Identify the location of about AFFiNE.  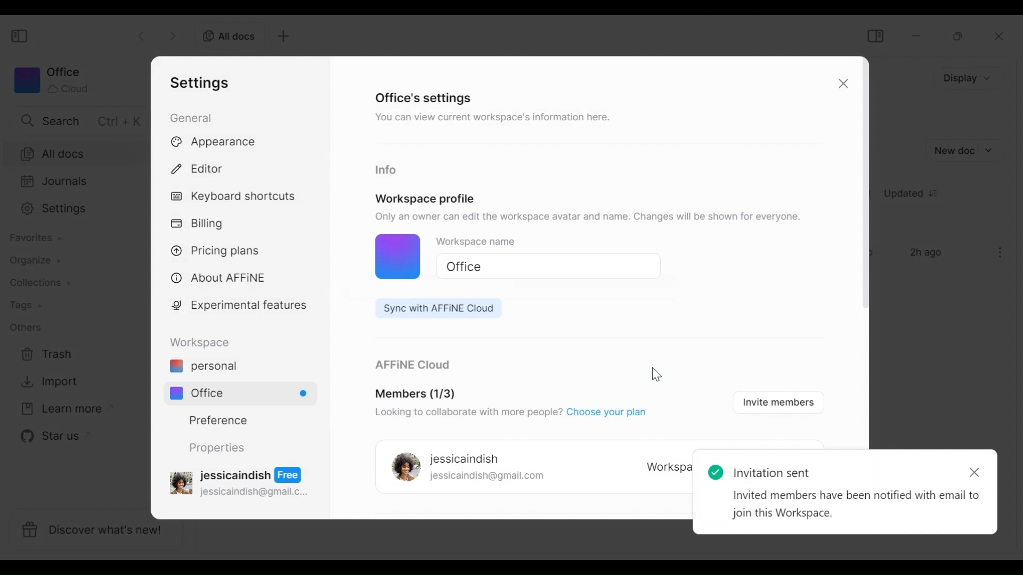
(220, 278).